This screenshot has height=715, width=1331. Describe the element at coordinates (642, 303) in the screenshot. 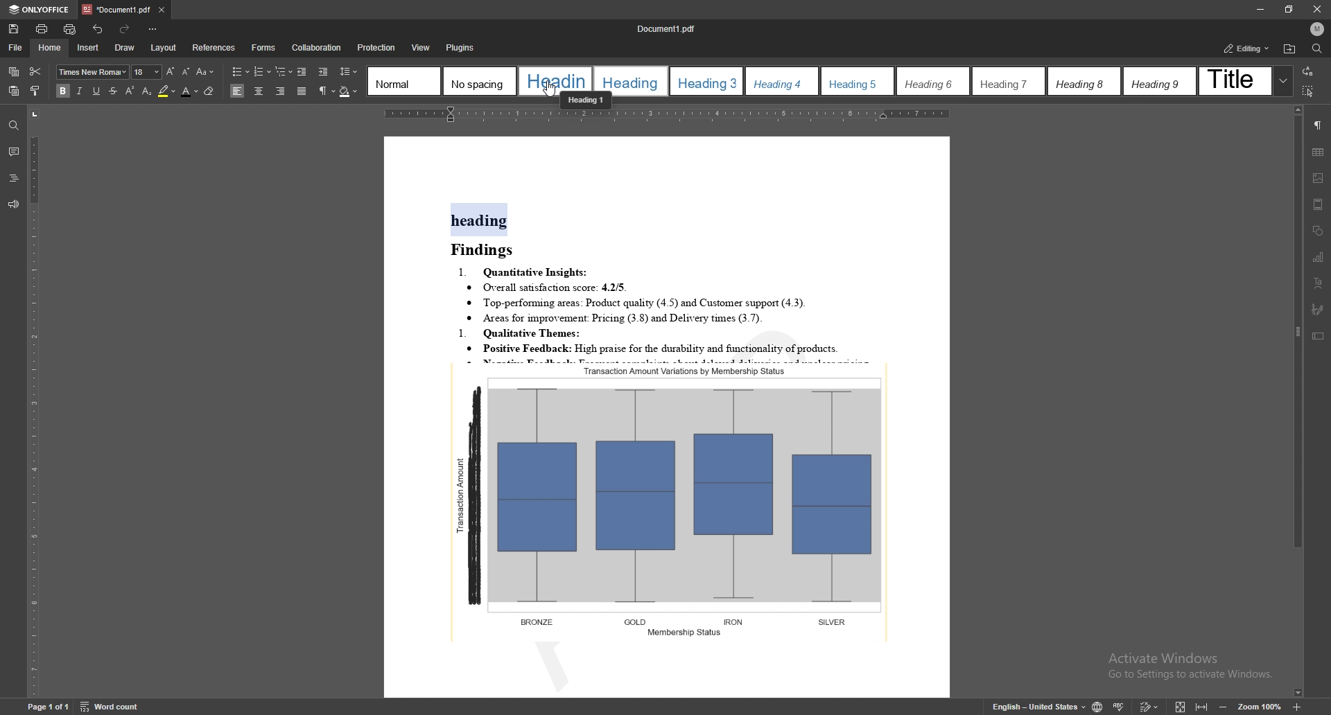

I see `® Top-performung areas: Product quality (4.5) and Customer support (4.3).` at that location.